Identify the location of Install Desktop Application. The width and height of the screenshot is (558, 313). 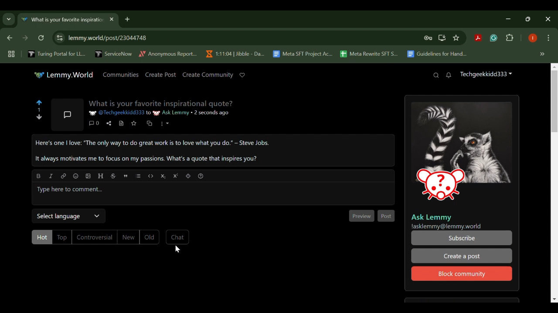
(442, 38).